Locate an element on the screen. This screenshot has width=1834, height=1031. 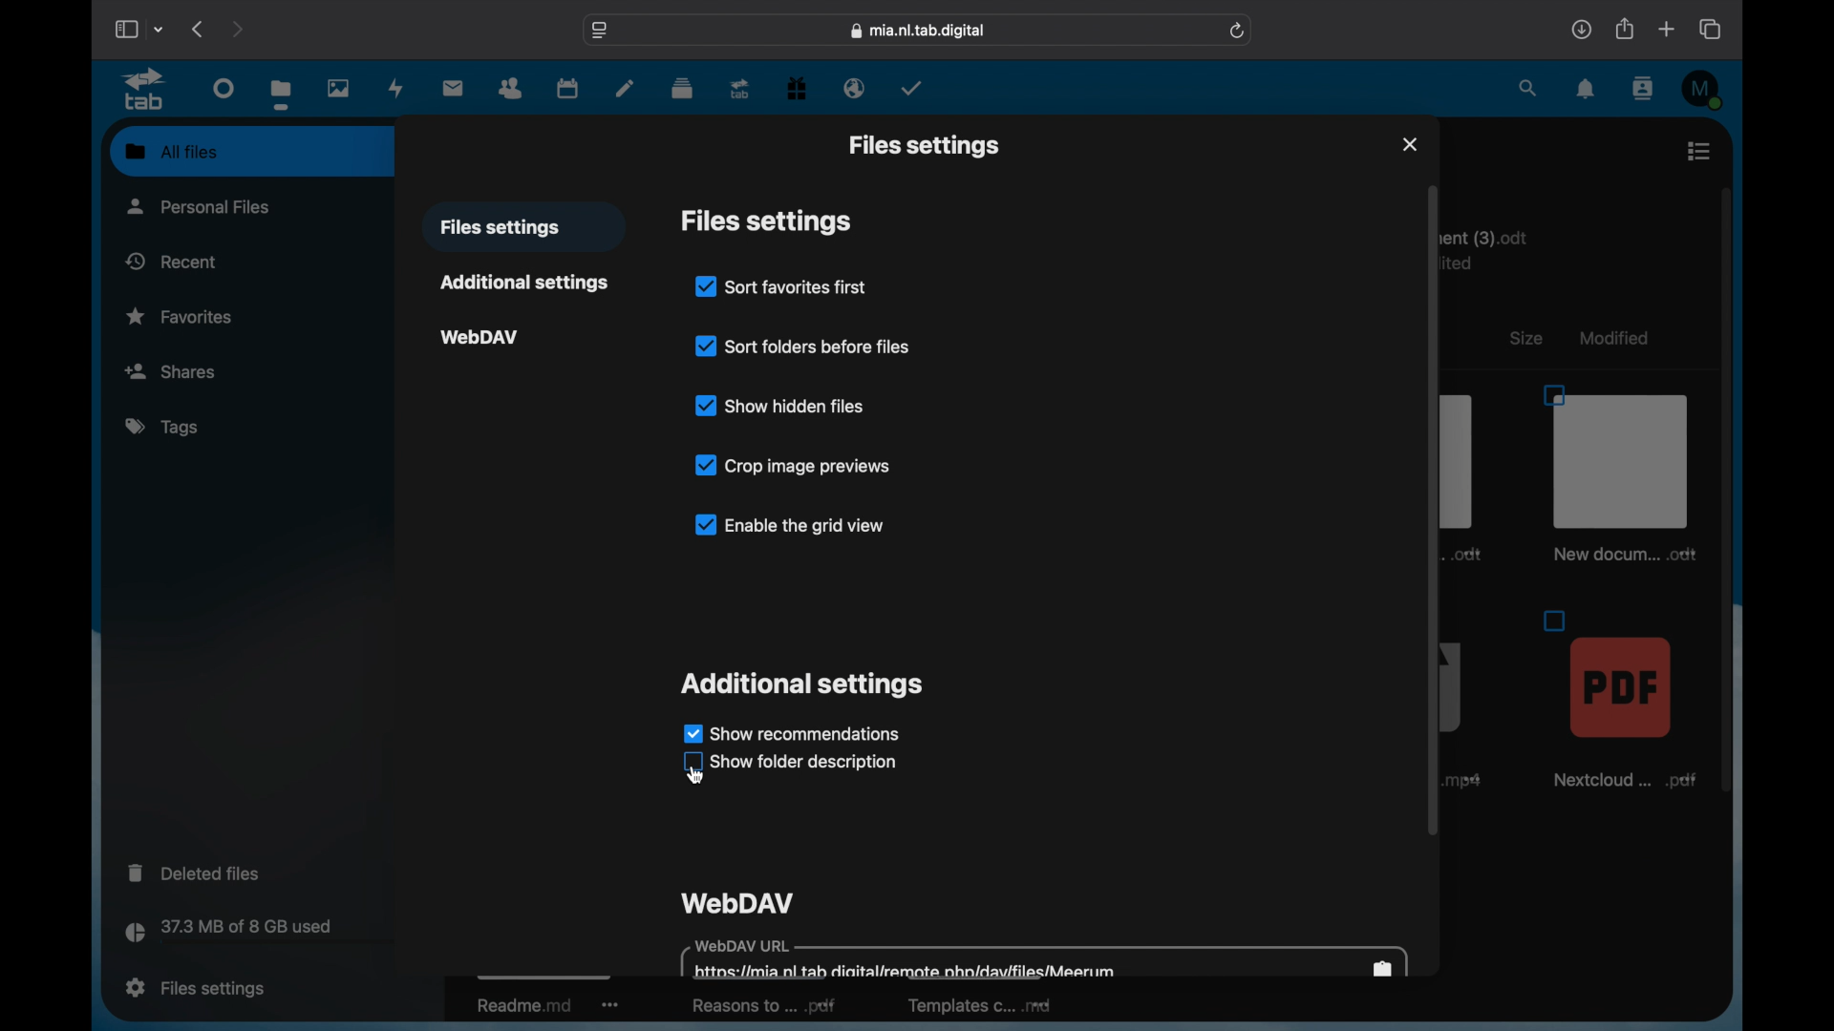
files is located at coordinates (281, 95).